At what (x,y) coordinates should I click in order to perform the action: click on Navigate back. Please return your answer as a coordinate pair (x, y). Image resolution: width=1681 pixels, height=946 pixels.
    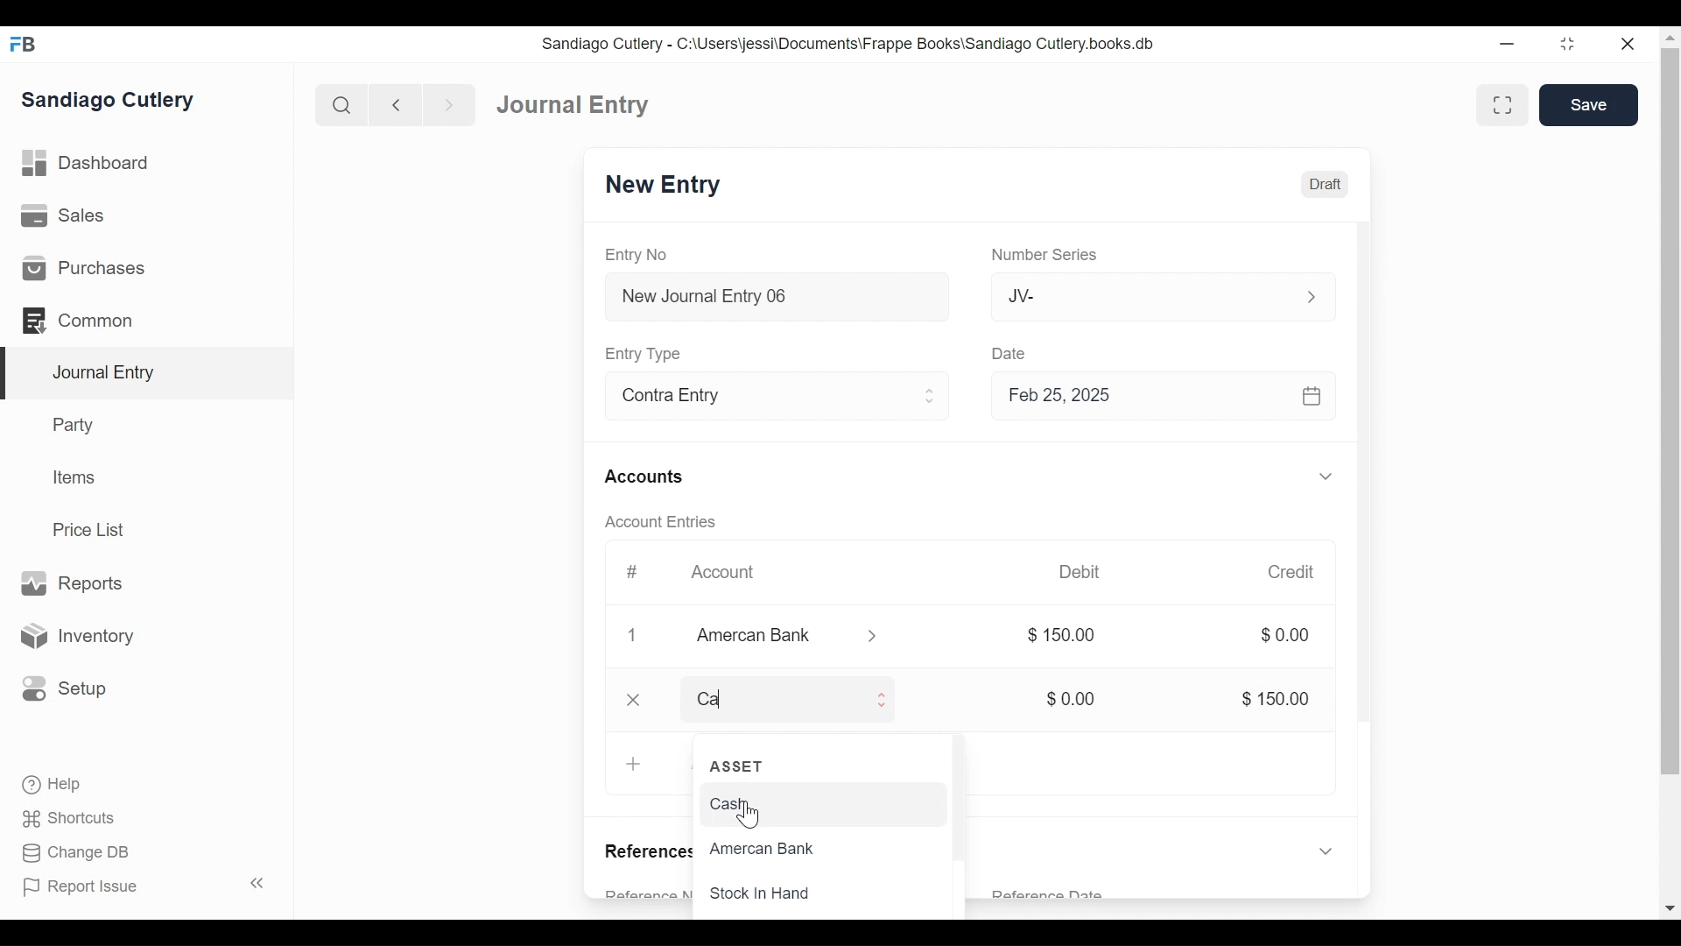
    Looking at the image, I should click on (396, 107).